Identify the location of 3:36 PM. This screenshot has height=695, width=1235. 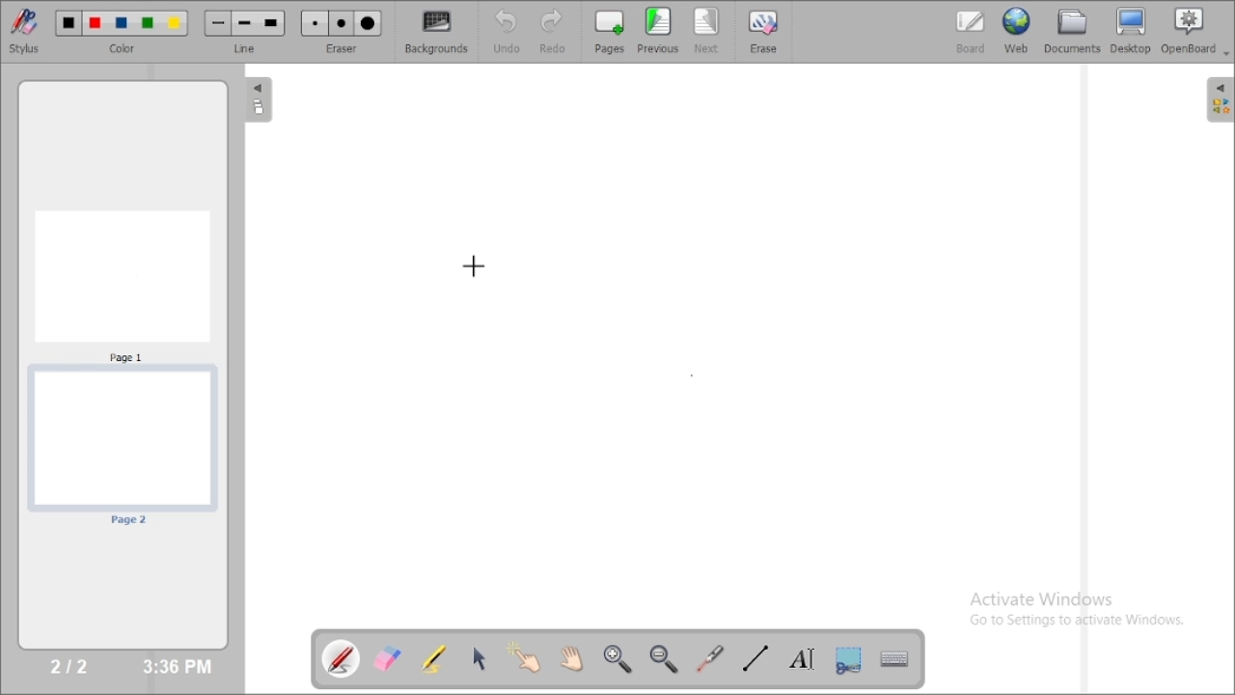
(176, 667).